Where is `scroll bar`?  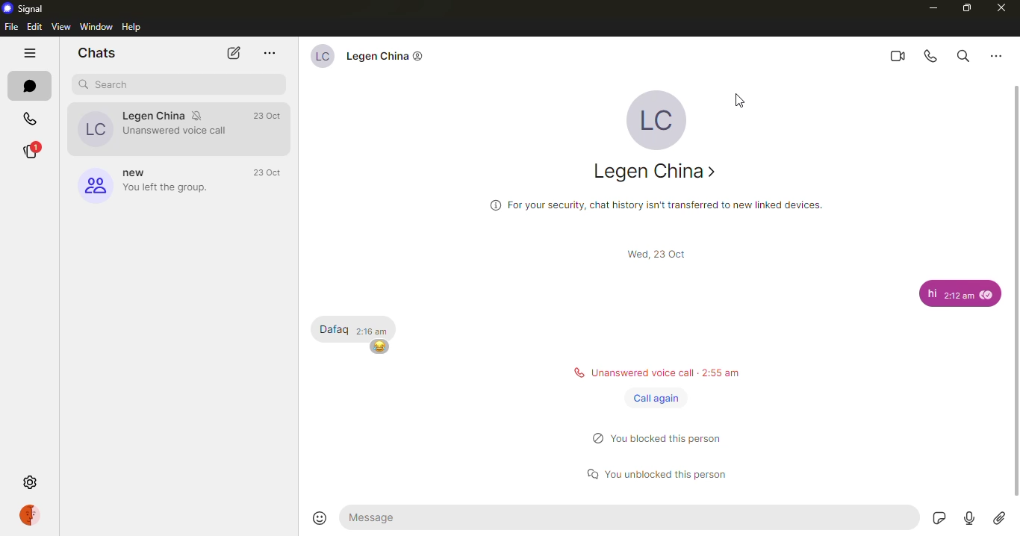
scroll bar is located at coordinates (1013, 290).